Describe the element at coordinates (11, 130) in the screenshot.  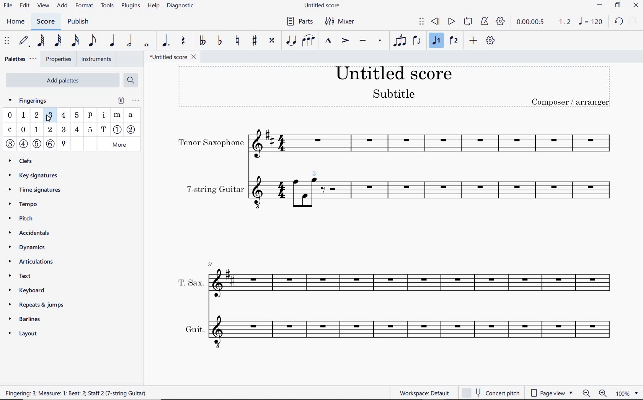
I see `rh guitar fingering c` at that location.